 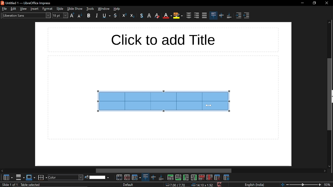 I want to click on insert column before, so click(x=186, y=177).